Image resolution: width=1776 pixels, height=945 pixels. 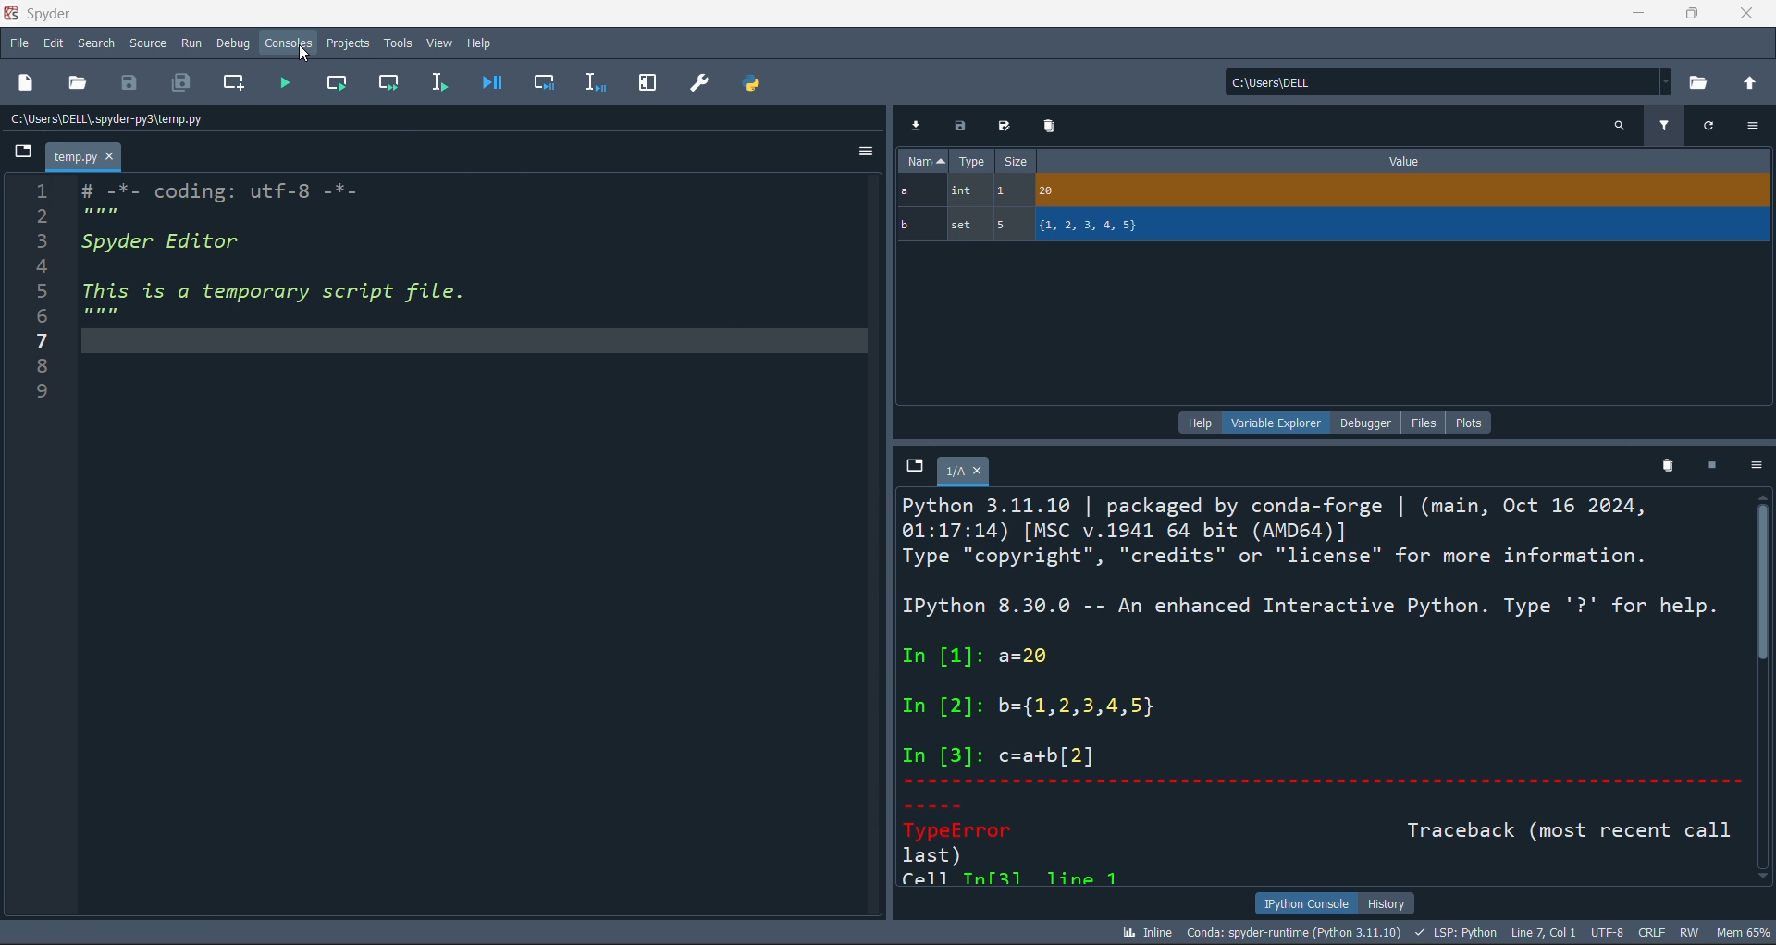 What do you see at coordinates (129, 84) in the screenshot?
I see `save` at bounding box center [129, 84].